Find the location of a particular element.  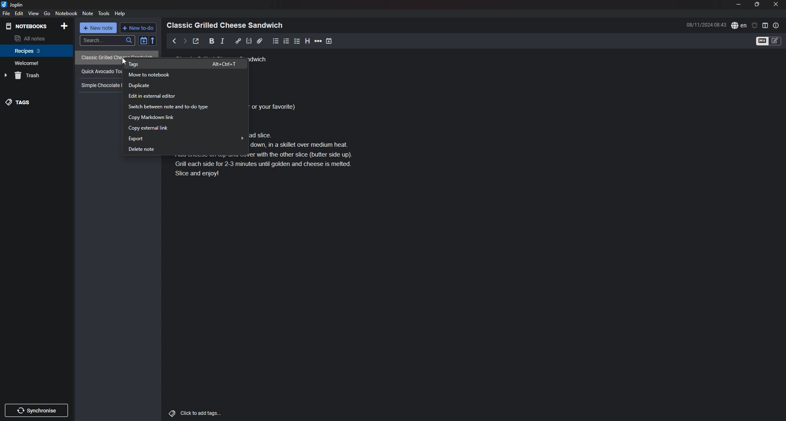

time is located at coordinates (706, 25).